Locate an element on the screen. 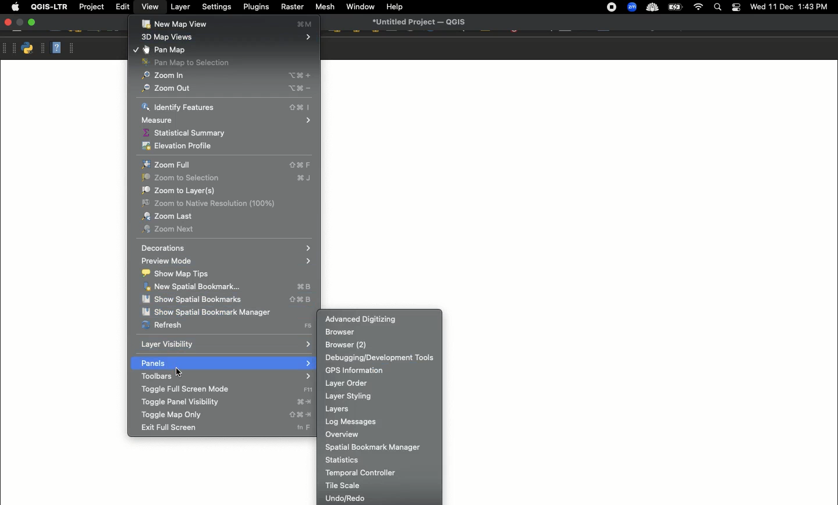  Panels  is located at coordinates (226, 362).